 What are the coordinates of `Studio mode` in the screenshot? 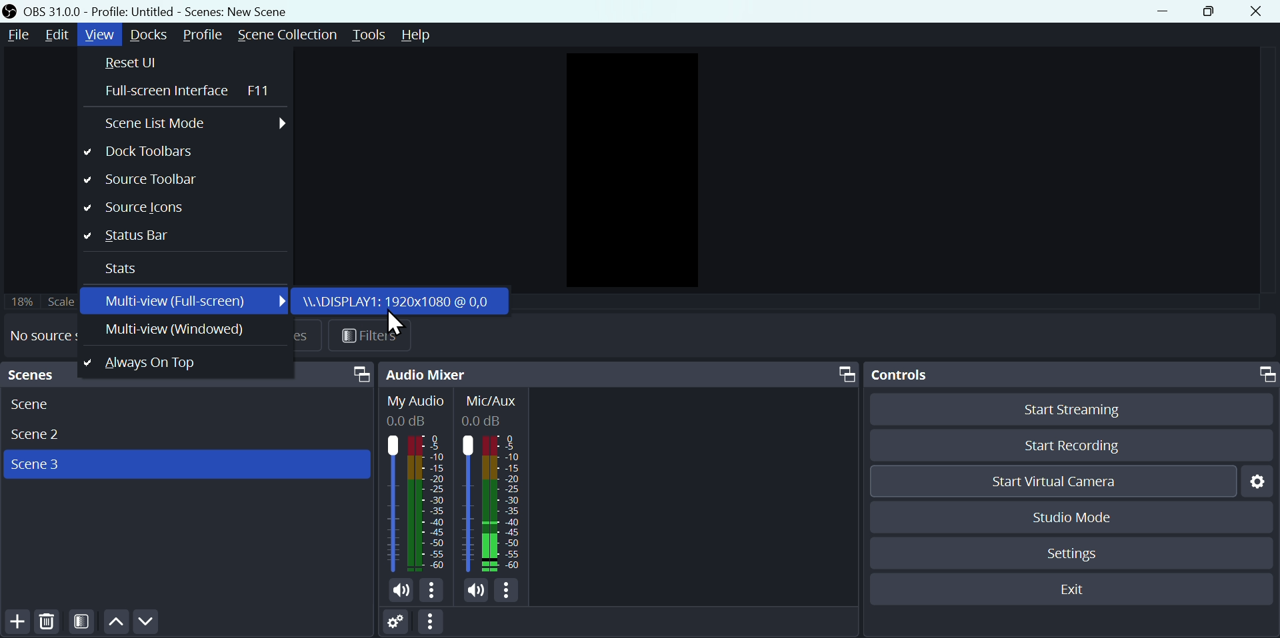 It's located at (1067, 517).